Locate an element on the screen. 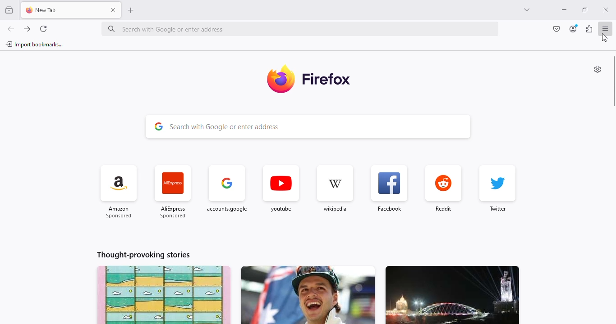 This screenshot has height=324, width=616. go forward  one page is located at coordinates (28, 29).